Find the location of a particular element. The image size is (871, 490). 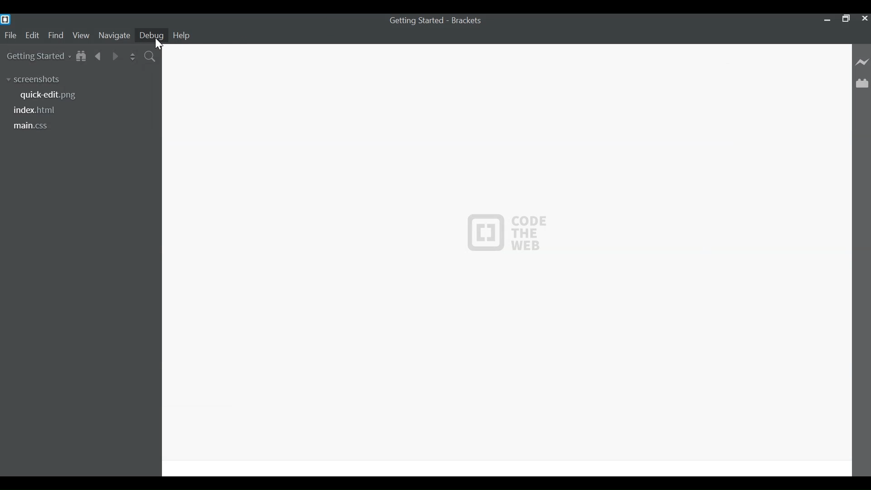

Find is located at coordinates (55, 34).